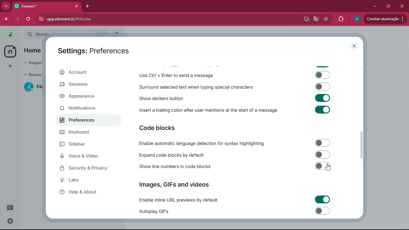  I want to click on minimize, so click(375, 7).